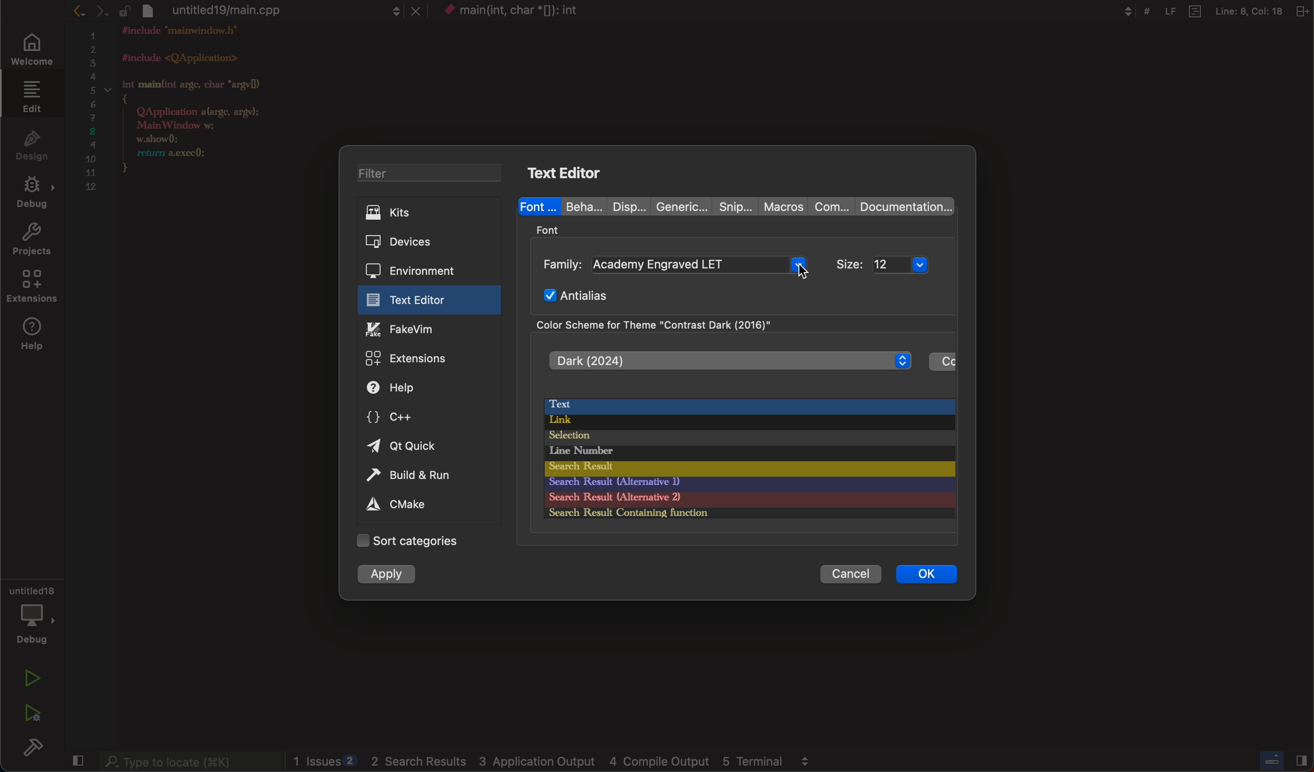  Describe the element at coordinates (406, 446) in the screenshot. I see `quick` at that location.